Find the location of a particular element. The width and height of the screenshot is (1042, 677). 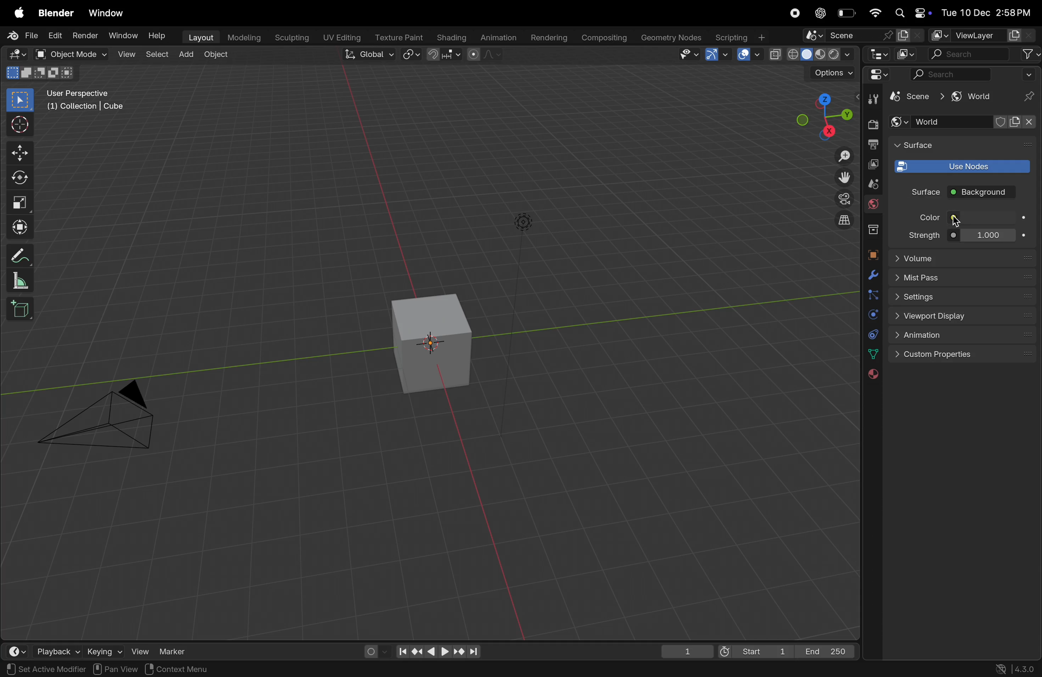

view is located at coordinates (130, 668).